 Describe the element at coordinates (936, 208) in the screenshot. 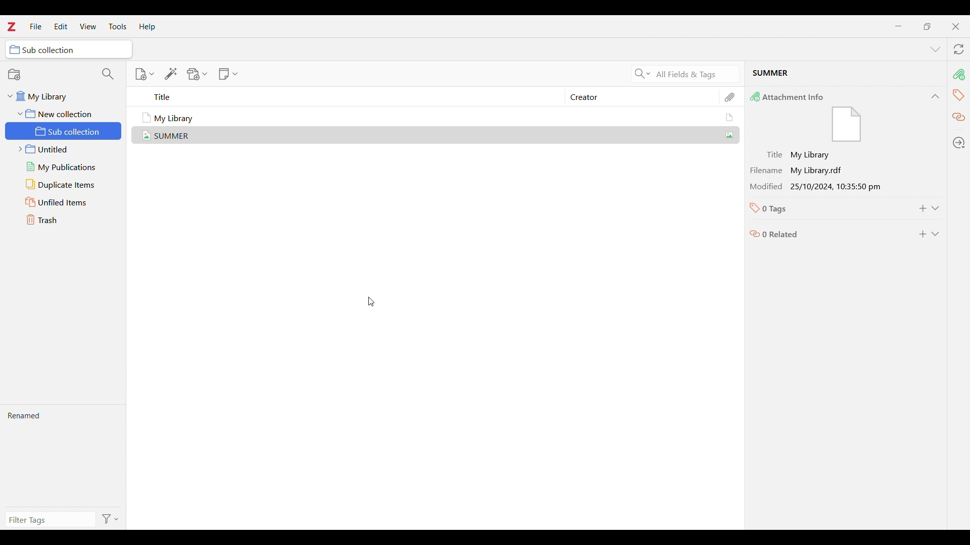

I see `Expand` at that location.